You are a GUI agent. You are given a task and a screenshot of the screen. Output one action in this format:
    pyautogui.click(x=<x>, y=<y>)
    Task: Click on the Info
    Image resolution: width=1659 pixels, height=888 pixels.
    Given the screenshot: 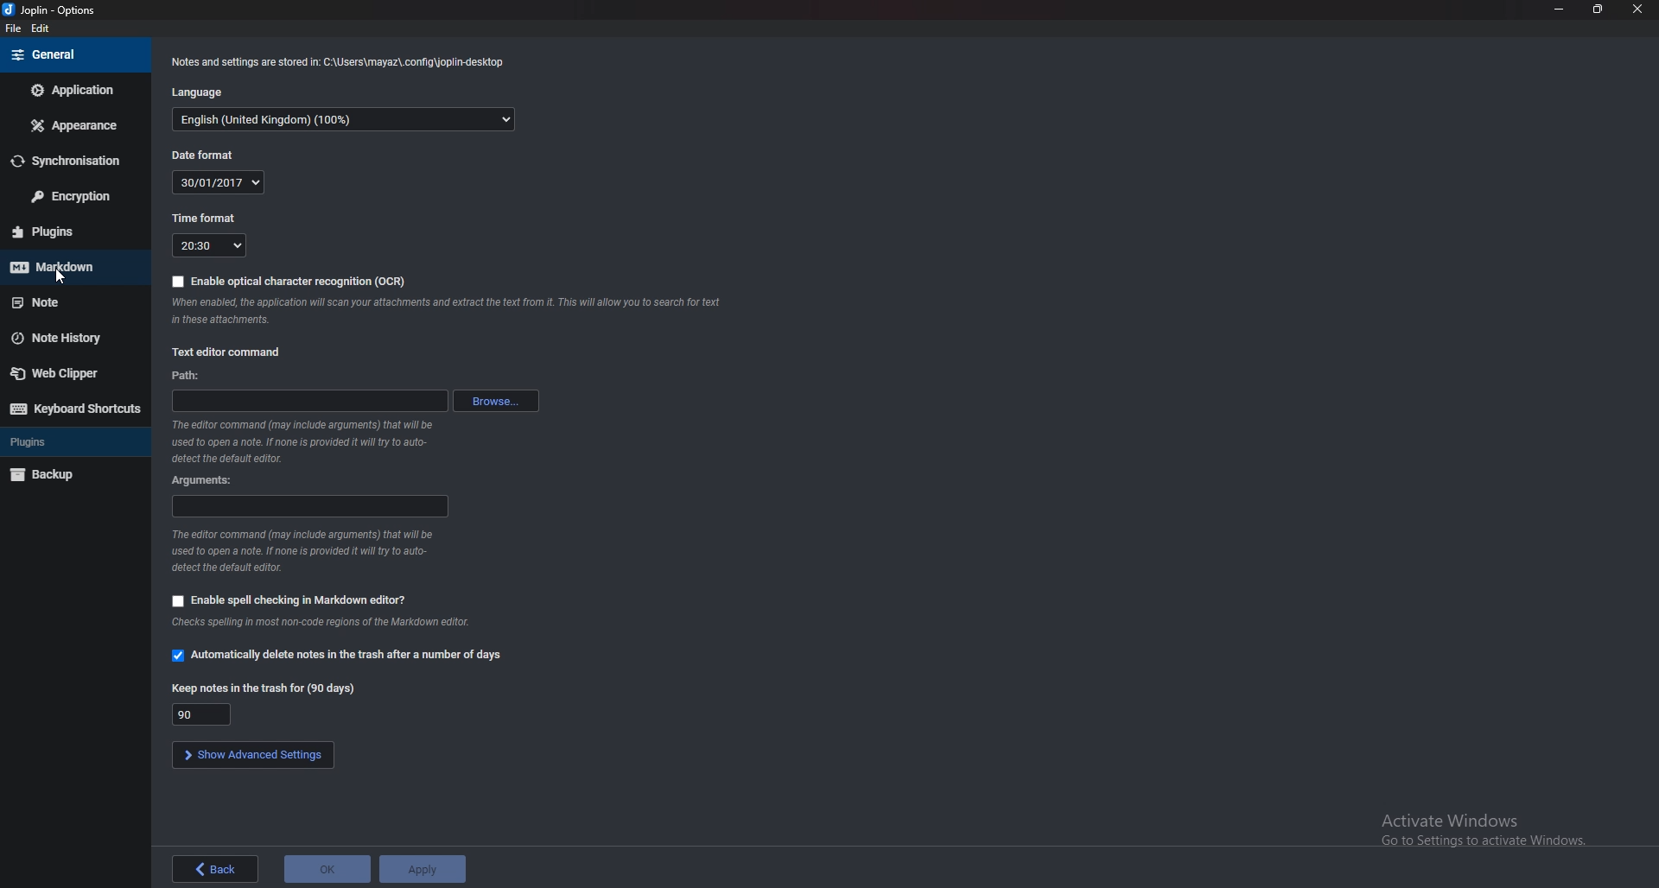 What is the action you would take?
    pyautogui.click(x=302, y=441)
    